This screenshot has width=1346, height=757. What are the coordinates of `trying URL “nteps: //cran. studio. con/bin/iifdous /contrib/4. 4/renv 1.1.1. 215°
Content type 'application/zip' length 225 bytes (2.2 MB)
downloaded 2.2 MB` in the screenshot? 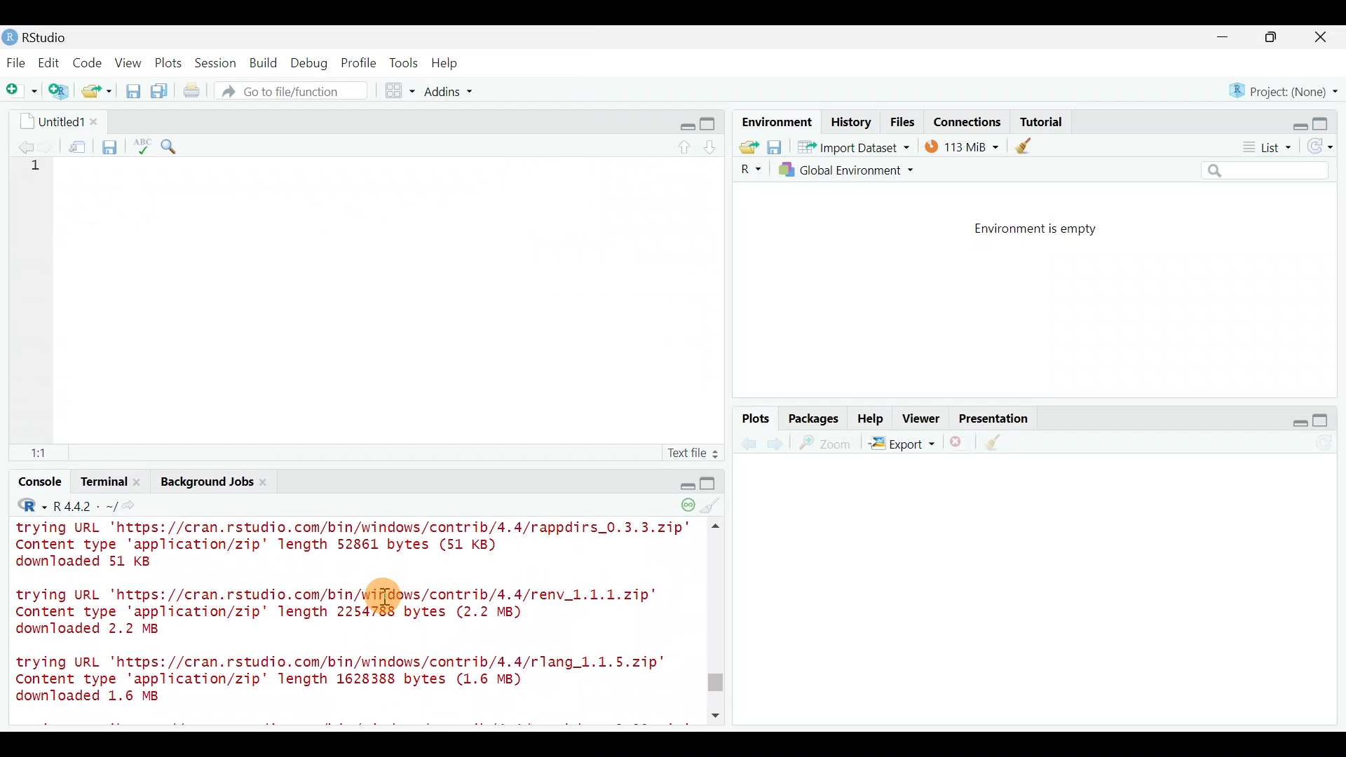 It's located at (344, 609).